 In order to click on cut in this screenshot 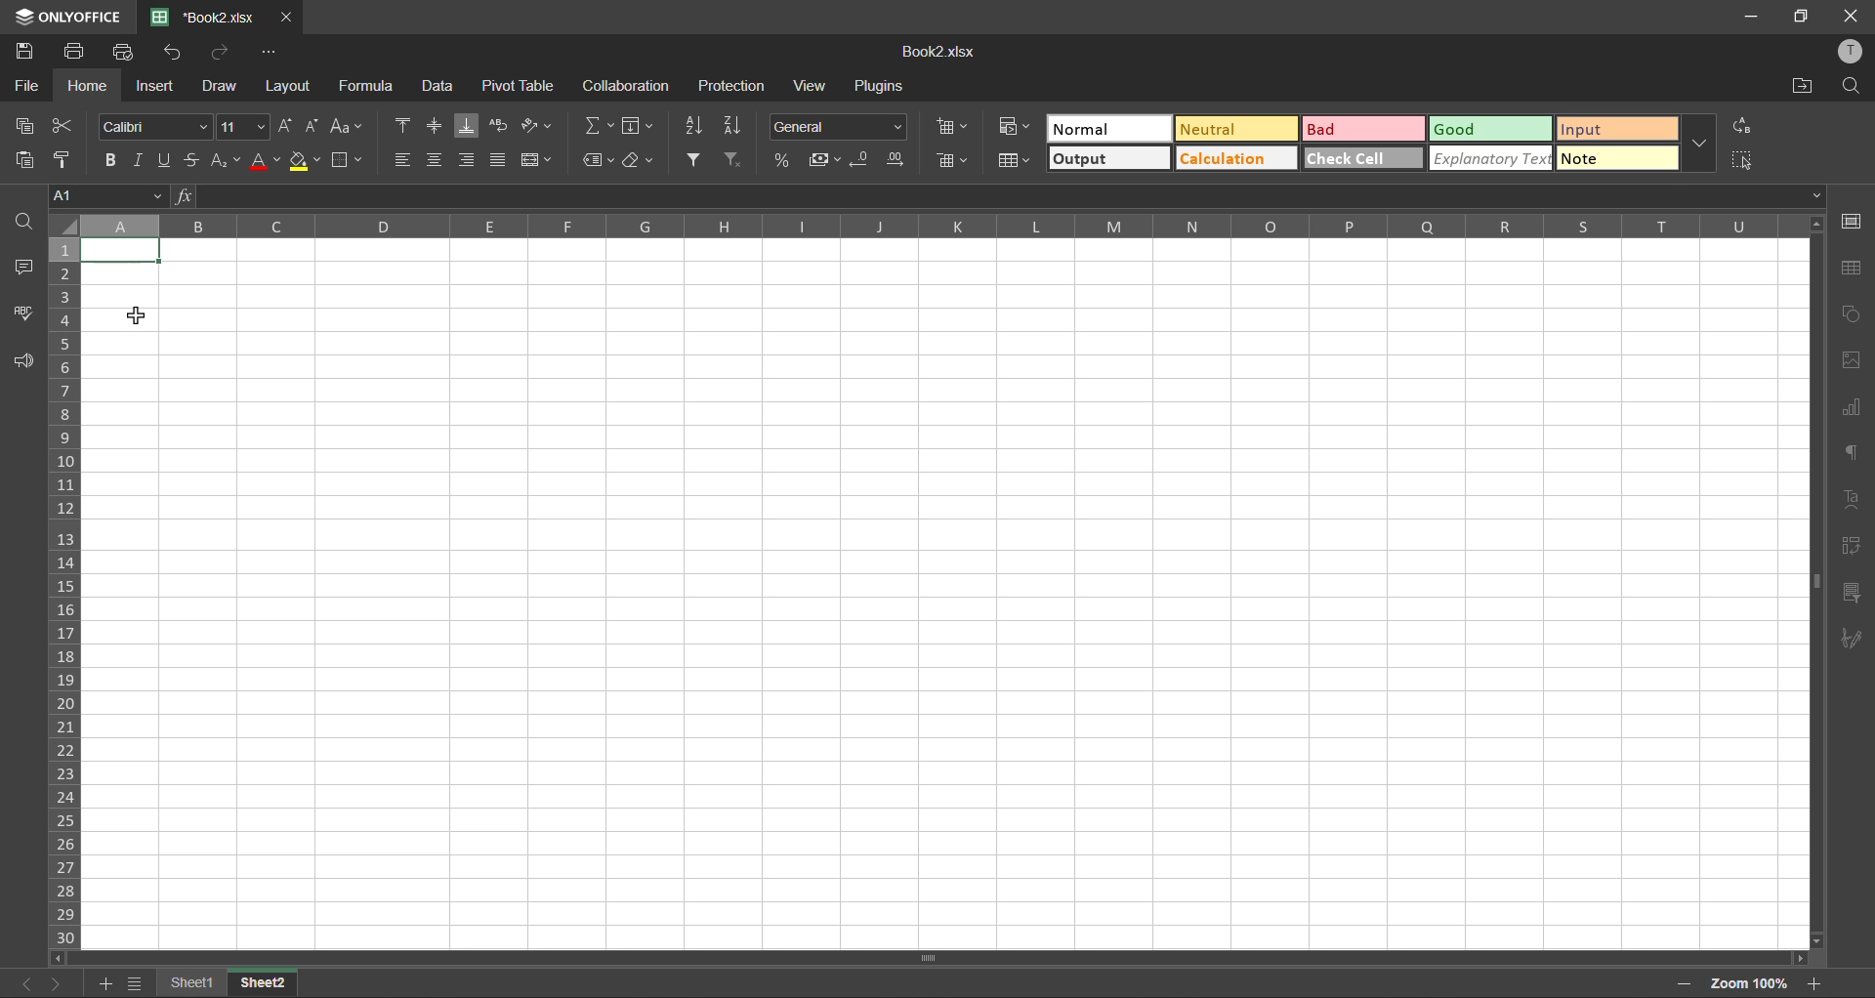, I will do `click(57, 127)`.